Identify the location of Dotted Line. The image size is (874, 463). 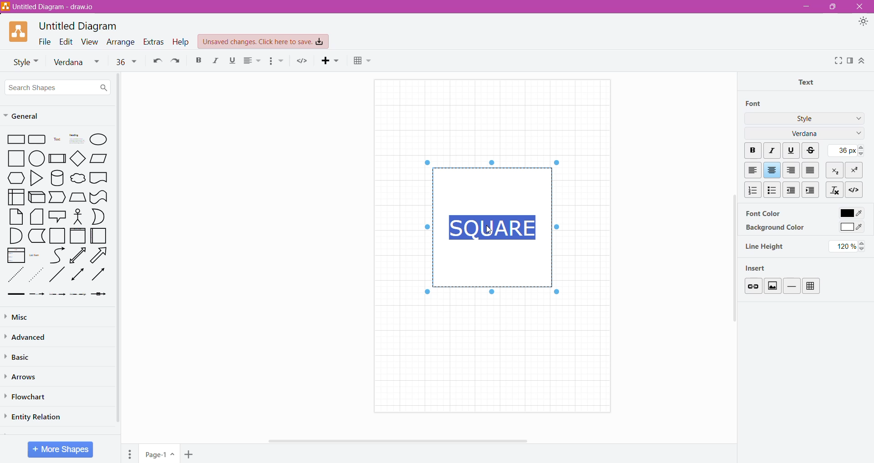
(15, 275).